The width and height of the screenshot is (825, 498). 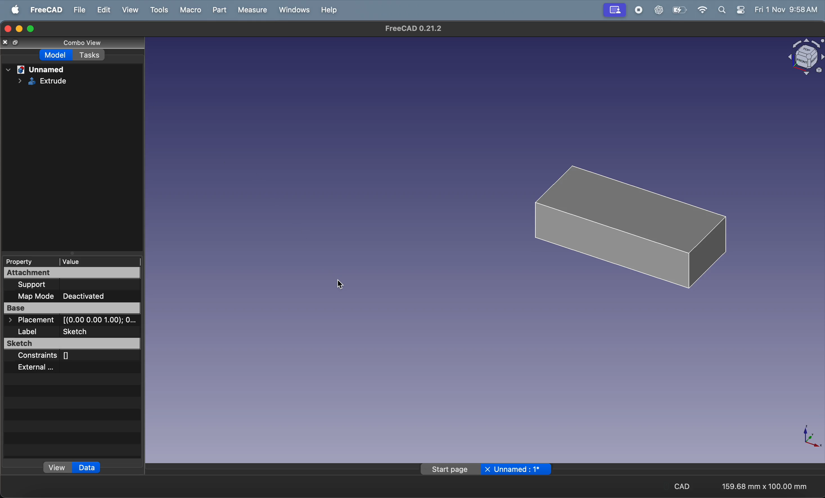 What do you see at coordinates (329, 12) in the screenshot?
I see `help` at bounding box center [329, 12].